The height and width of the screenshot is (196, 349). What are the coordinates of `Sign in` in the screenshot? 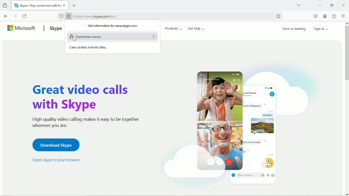 It's located at (322, 28).